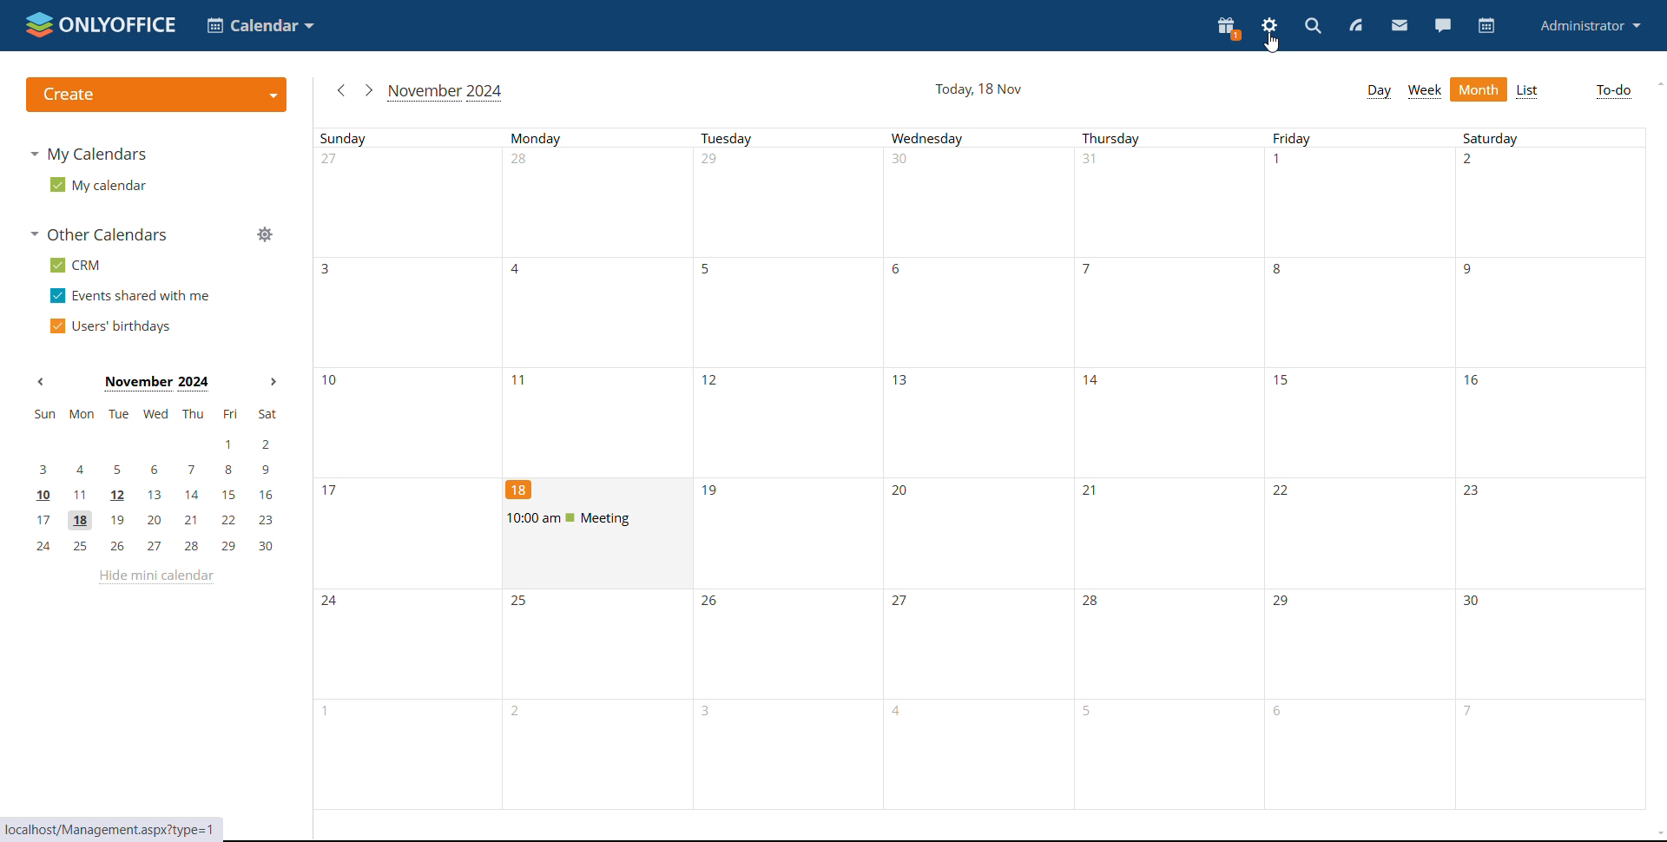 This screenshot has width=1667, height=842. I want to click on scroll down, so click(1657, 833).